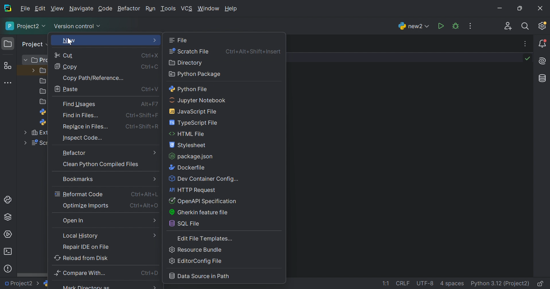 The image size is (550, 289). Describe the element at coordinates (149, 89) in the screenshot. I see `Ctrl+V` at that location.